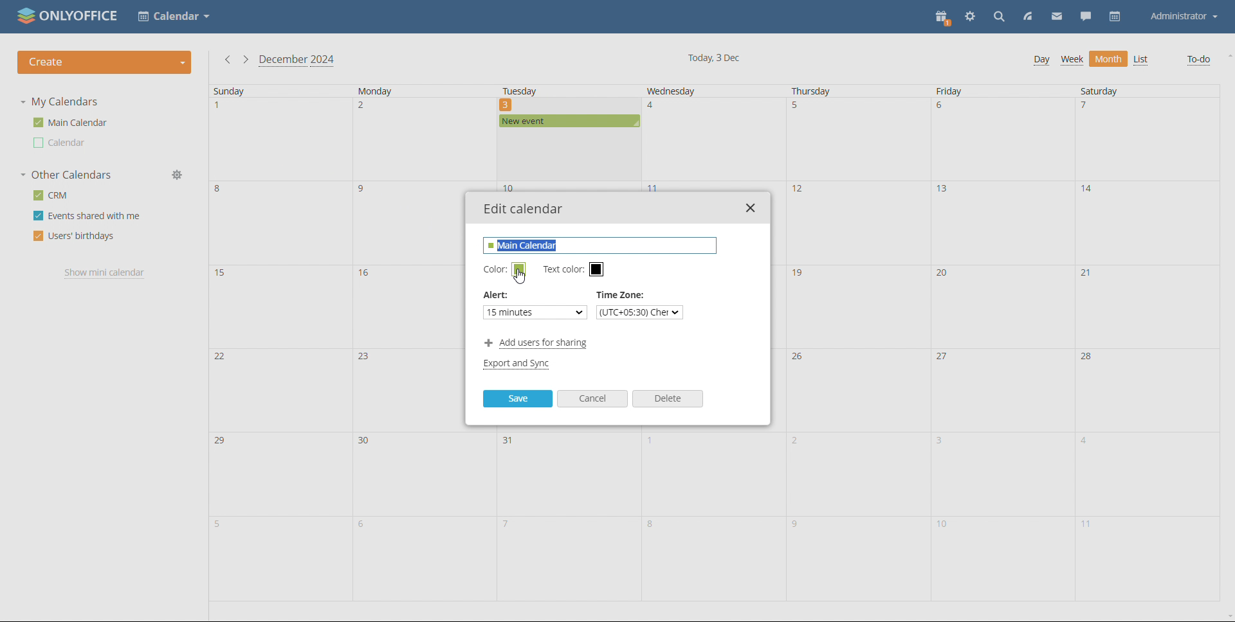 The width and height of the screenshot is (1235, 622). What do you see at coordinates (1086, 17) in the screenshot?
I see `chat` at bounding box center [1086, 17].